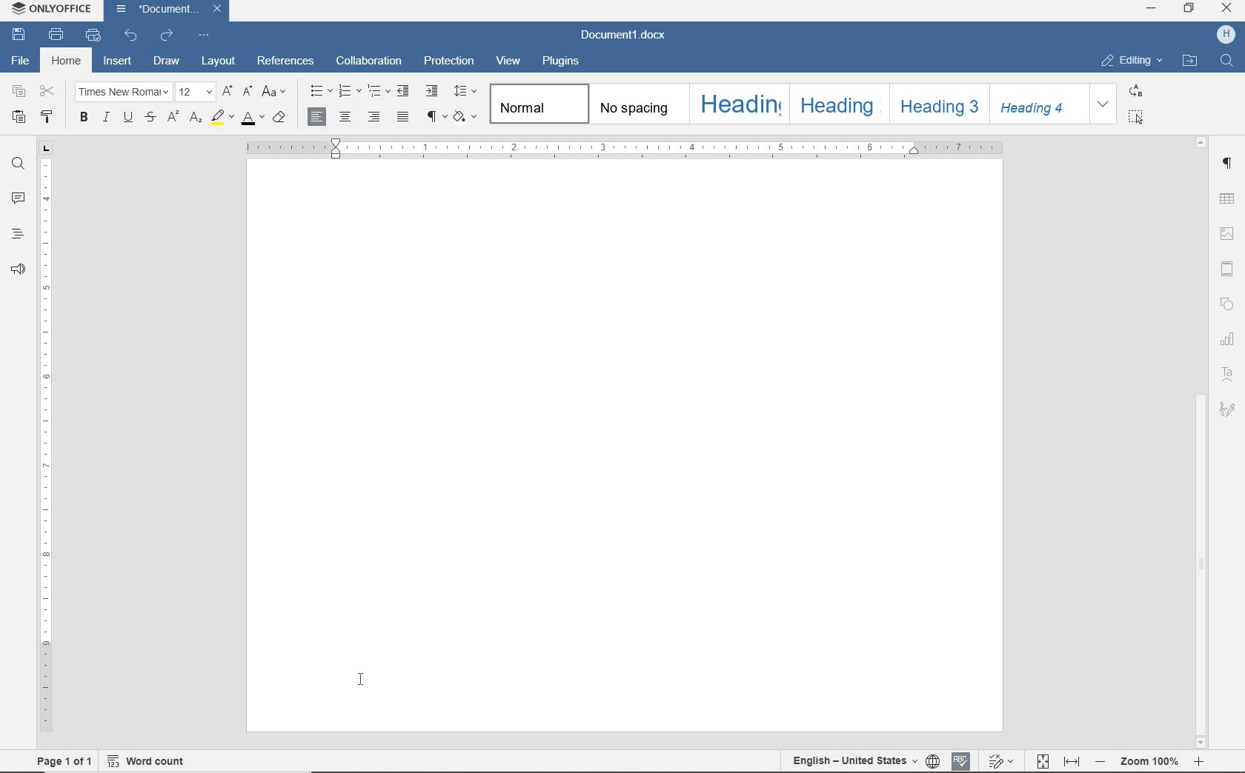  What do you see at coordinates (83, 118) in the screenshot?
I see `BOLD` at bounding box center [83, 118].